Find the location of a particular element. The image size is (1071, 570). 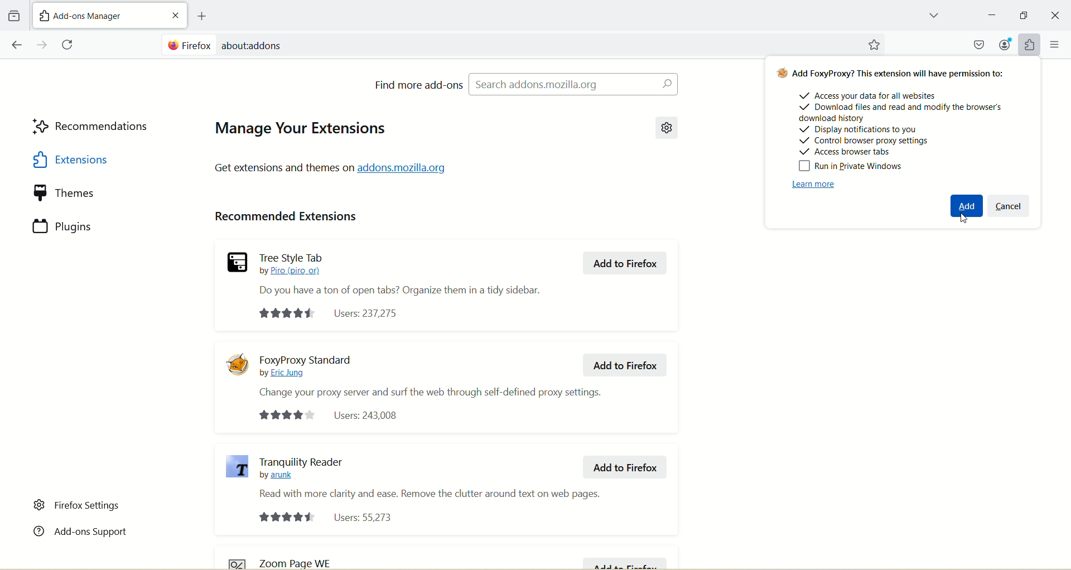

Find more add ons is located at coordinates (418, 84).